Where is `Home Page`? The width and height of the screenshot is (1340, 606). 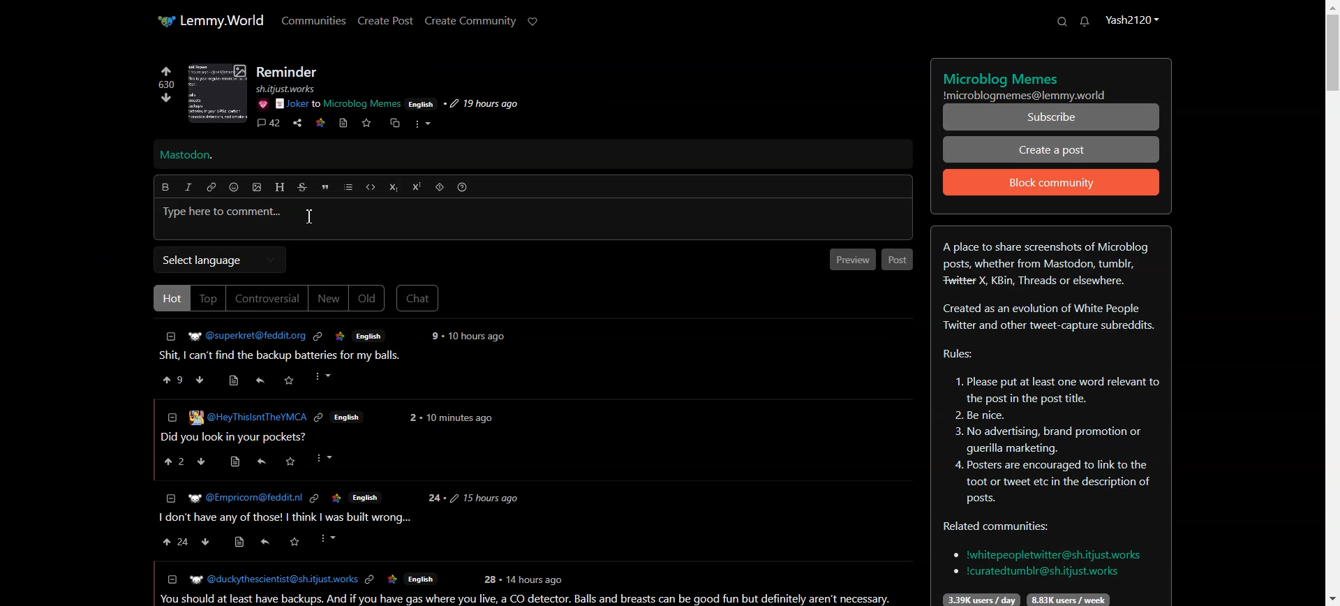 Home Page is located at coordinates (210, 20).